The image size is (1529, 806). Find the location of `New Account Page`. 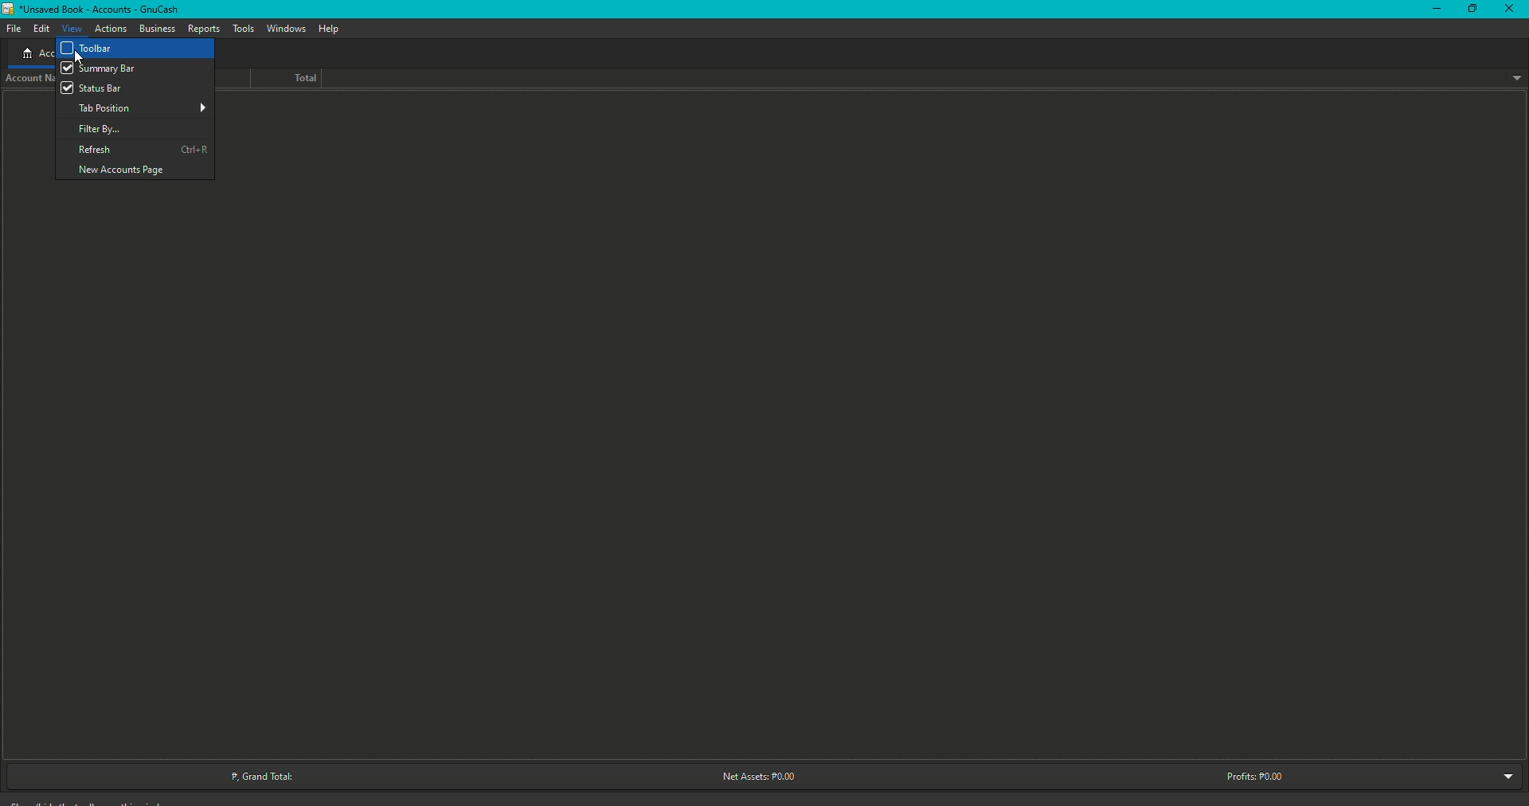

New Account Page is located at coordinates (123, 169).